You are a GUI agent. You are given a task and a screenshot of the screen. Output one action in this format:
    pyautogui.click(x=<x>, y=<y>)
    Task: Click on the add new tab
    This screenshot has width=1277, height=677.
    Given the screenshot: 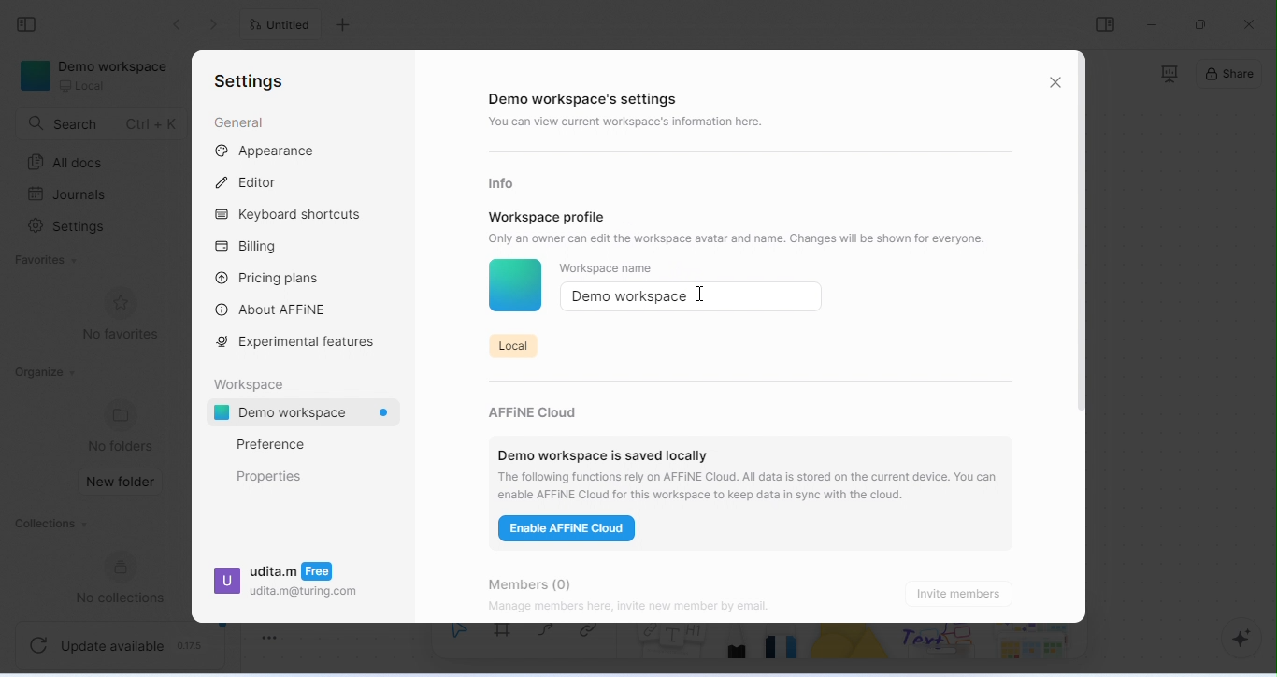 What is the action you would take?
    pyautogui.click(x=345, y=25)
    